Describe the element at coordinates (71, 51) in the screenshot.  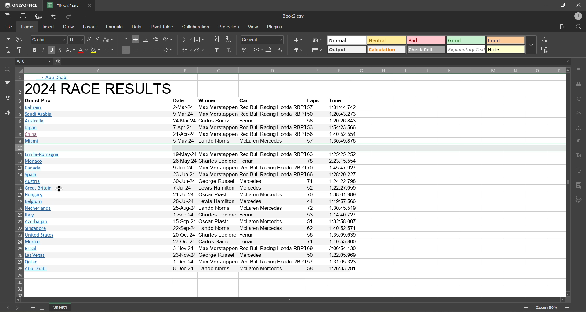
I see `sub/superscript` at that location.